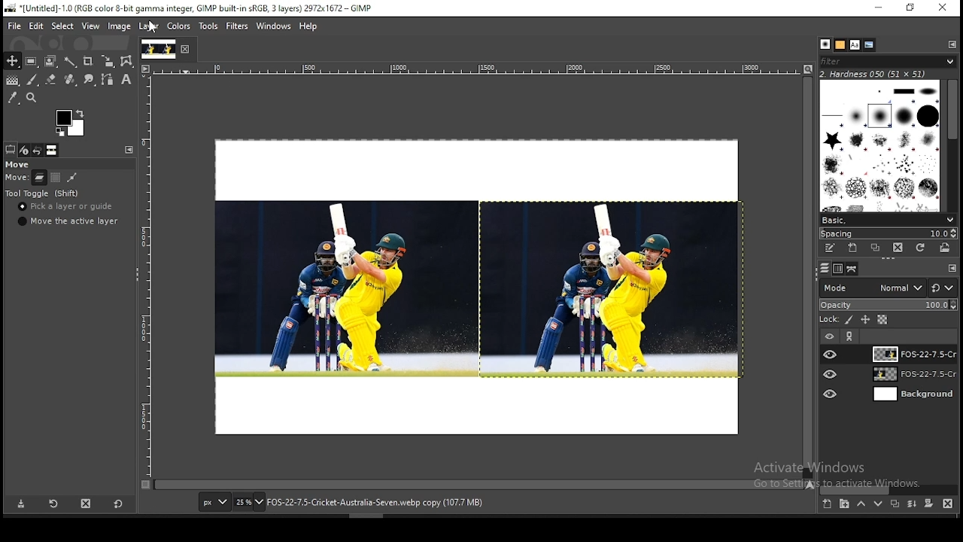 The height and width of the screenshot is (542, 963). I want to click on tools, so click(211, 26).